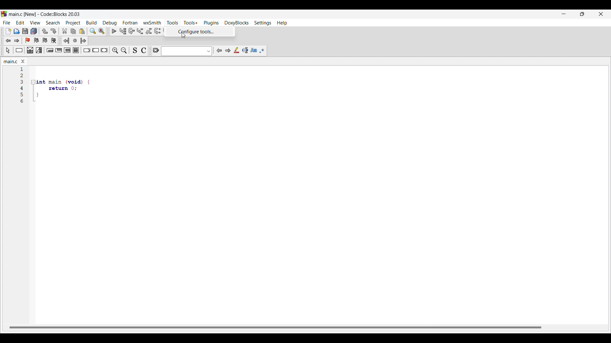 This screenshot has height=343, width=611. Describe the element at coordinates (50, 50) in the screenshot. I see `Entry condition` at that location.